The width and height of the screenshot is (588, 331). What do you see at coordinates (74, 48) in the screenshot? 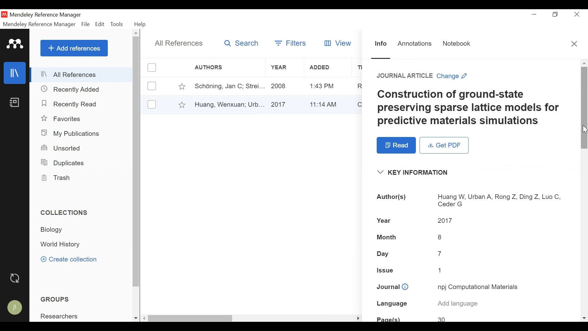
I see `Add References` at bounding box center [74, 48].